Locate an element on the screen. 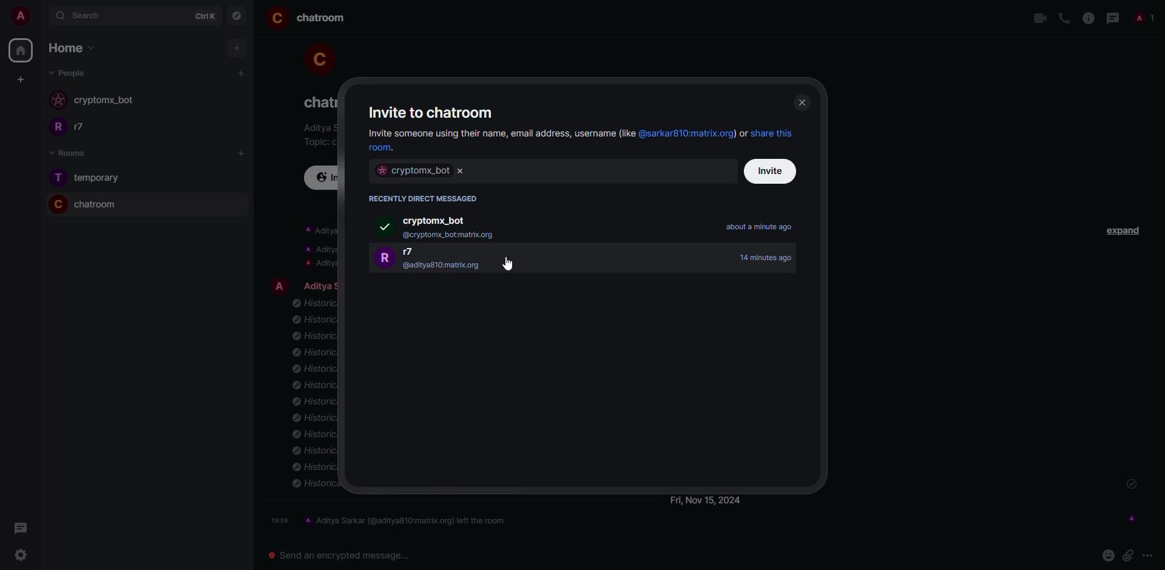  email id is located at coordinates (454, 235).